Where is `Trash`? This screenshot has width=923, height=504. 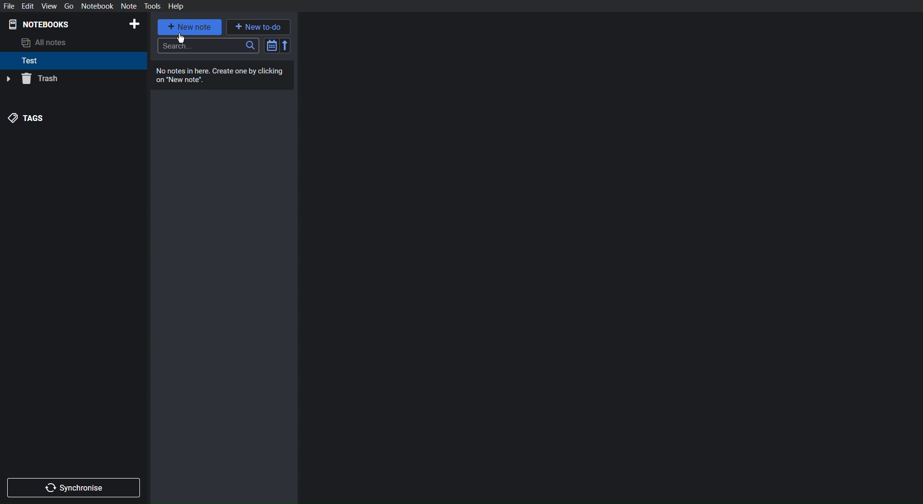
Trash is located at coordinates (32, 79).